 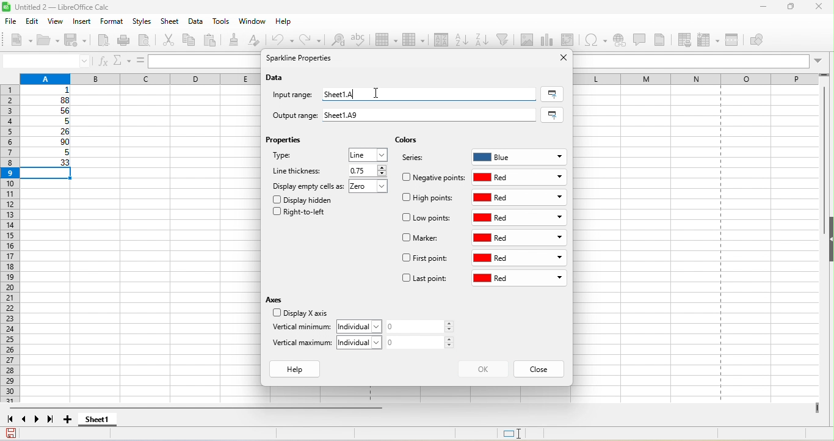 What do you see at coordinates (299, 170) in the screenshot?
I see `line thickness` at bounding box center [299, 170].